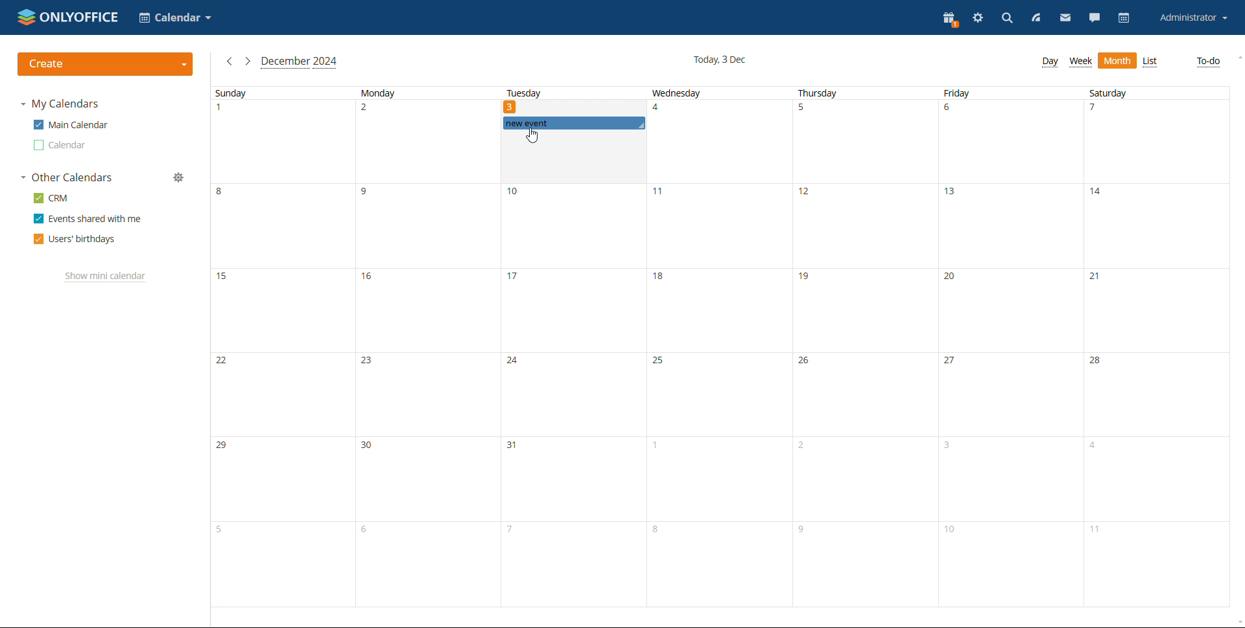 The height and width of the screenshot is (628, 1245). What do you see at coordinates (718, 348) in the screenshot?
I see `wednesday` at bounding box center [718, 348].